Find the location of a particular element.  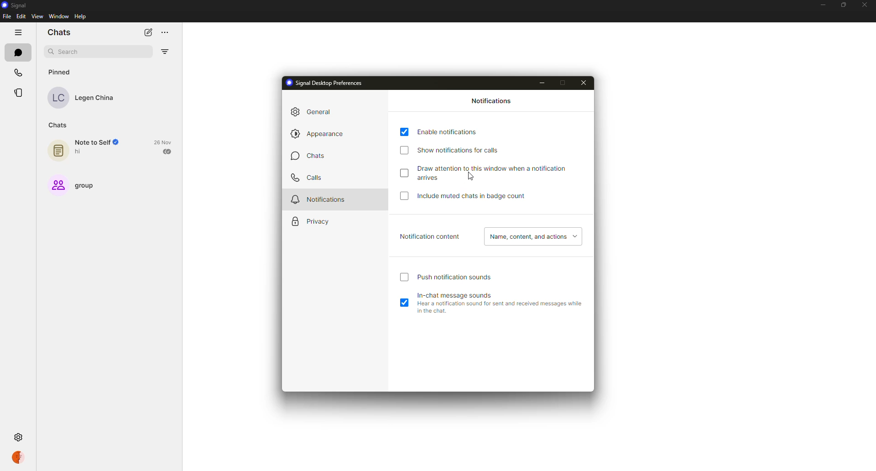

general is located at coordinates (314, 112).